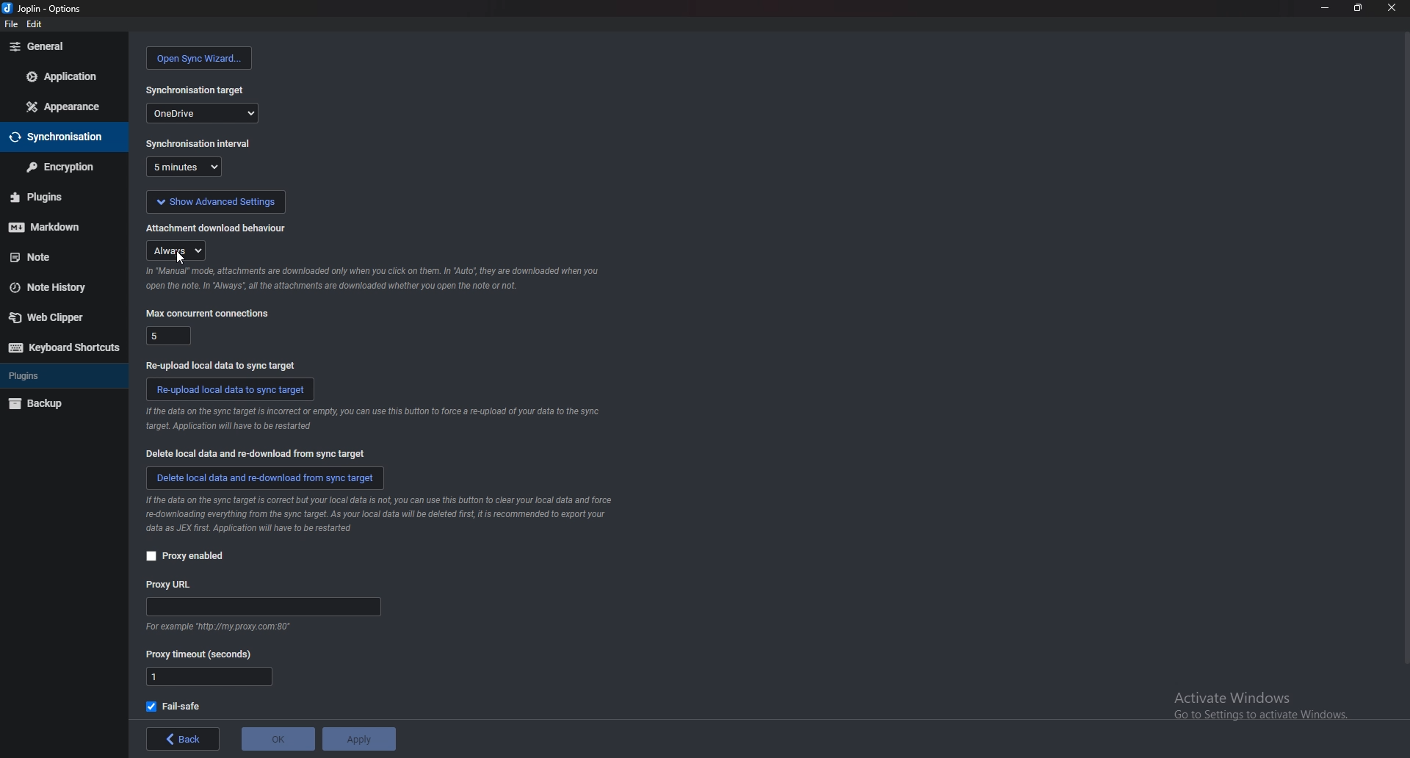  I want to click on one drive, so click(202, 112).